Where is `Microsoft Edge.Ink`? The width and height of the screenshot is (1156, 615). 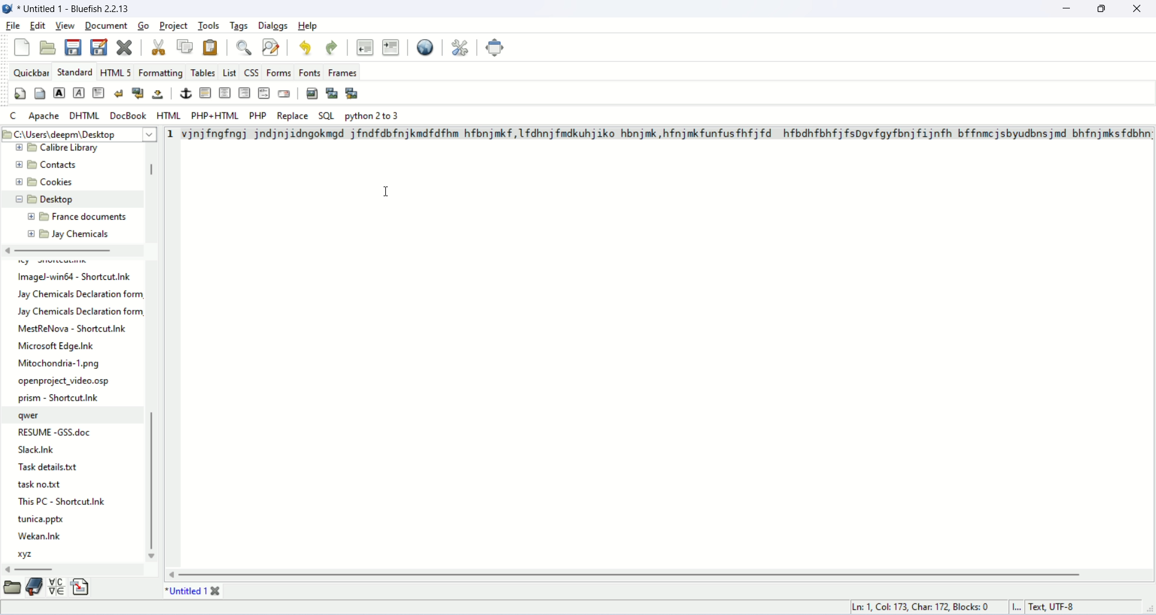 Microsoft Edge.Ink is located at coordinates (57, 345).